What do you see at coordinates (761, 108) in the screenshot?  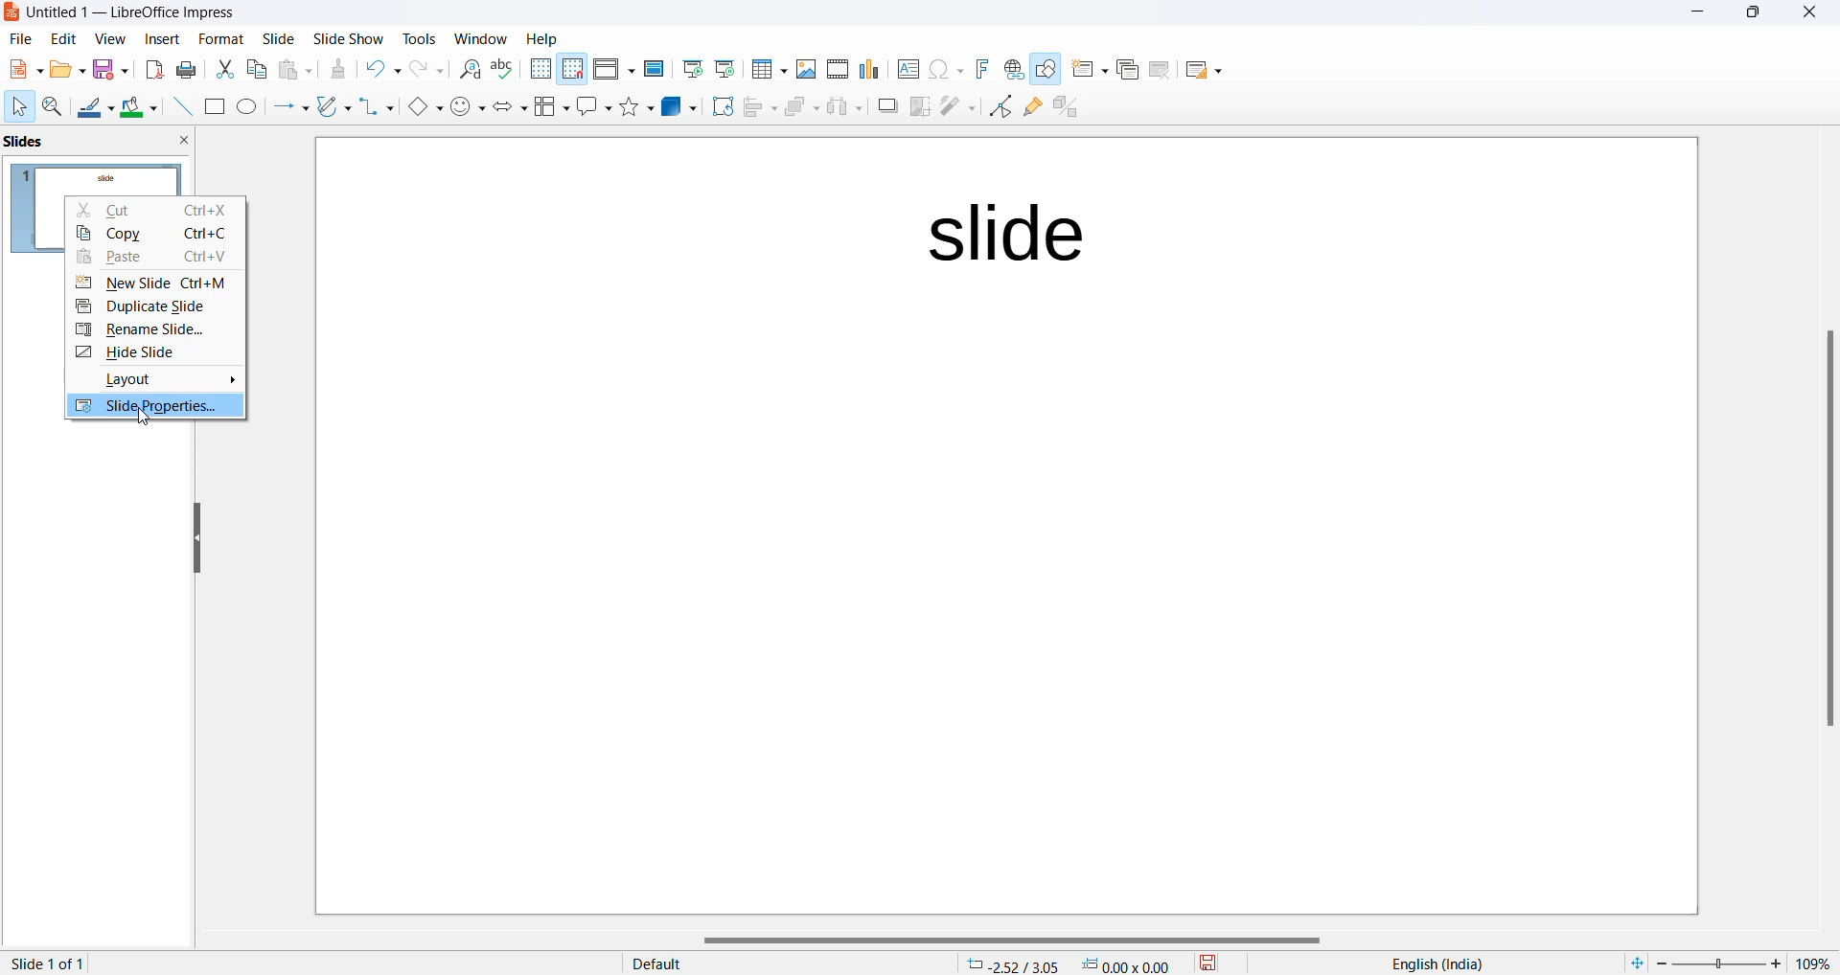 I see `align` at bounding box center [761, 108].